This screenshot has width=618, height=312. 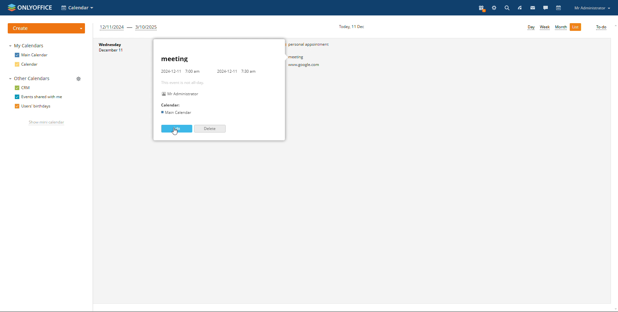 What do you see at coordinates (546, 8) in the screenshot?
I see `talk` at bounding box center [546, 8].